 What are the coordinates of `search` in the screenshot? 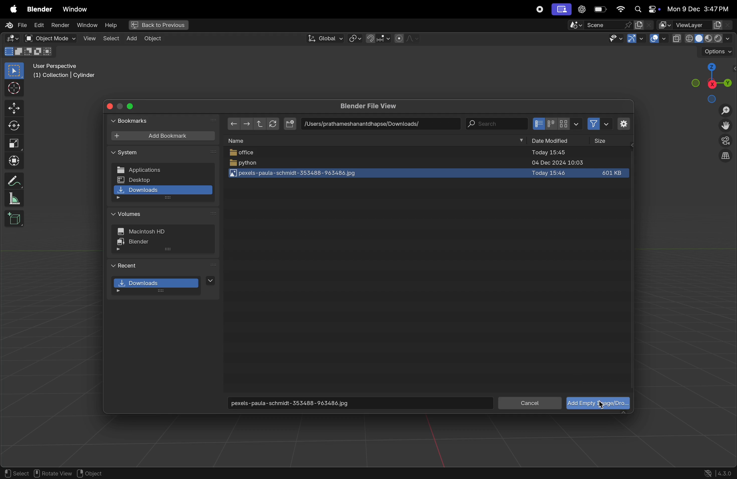 It's located at (497, 123).